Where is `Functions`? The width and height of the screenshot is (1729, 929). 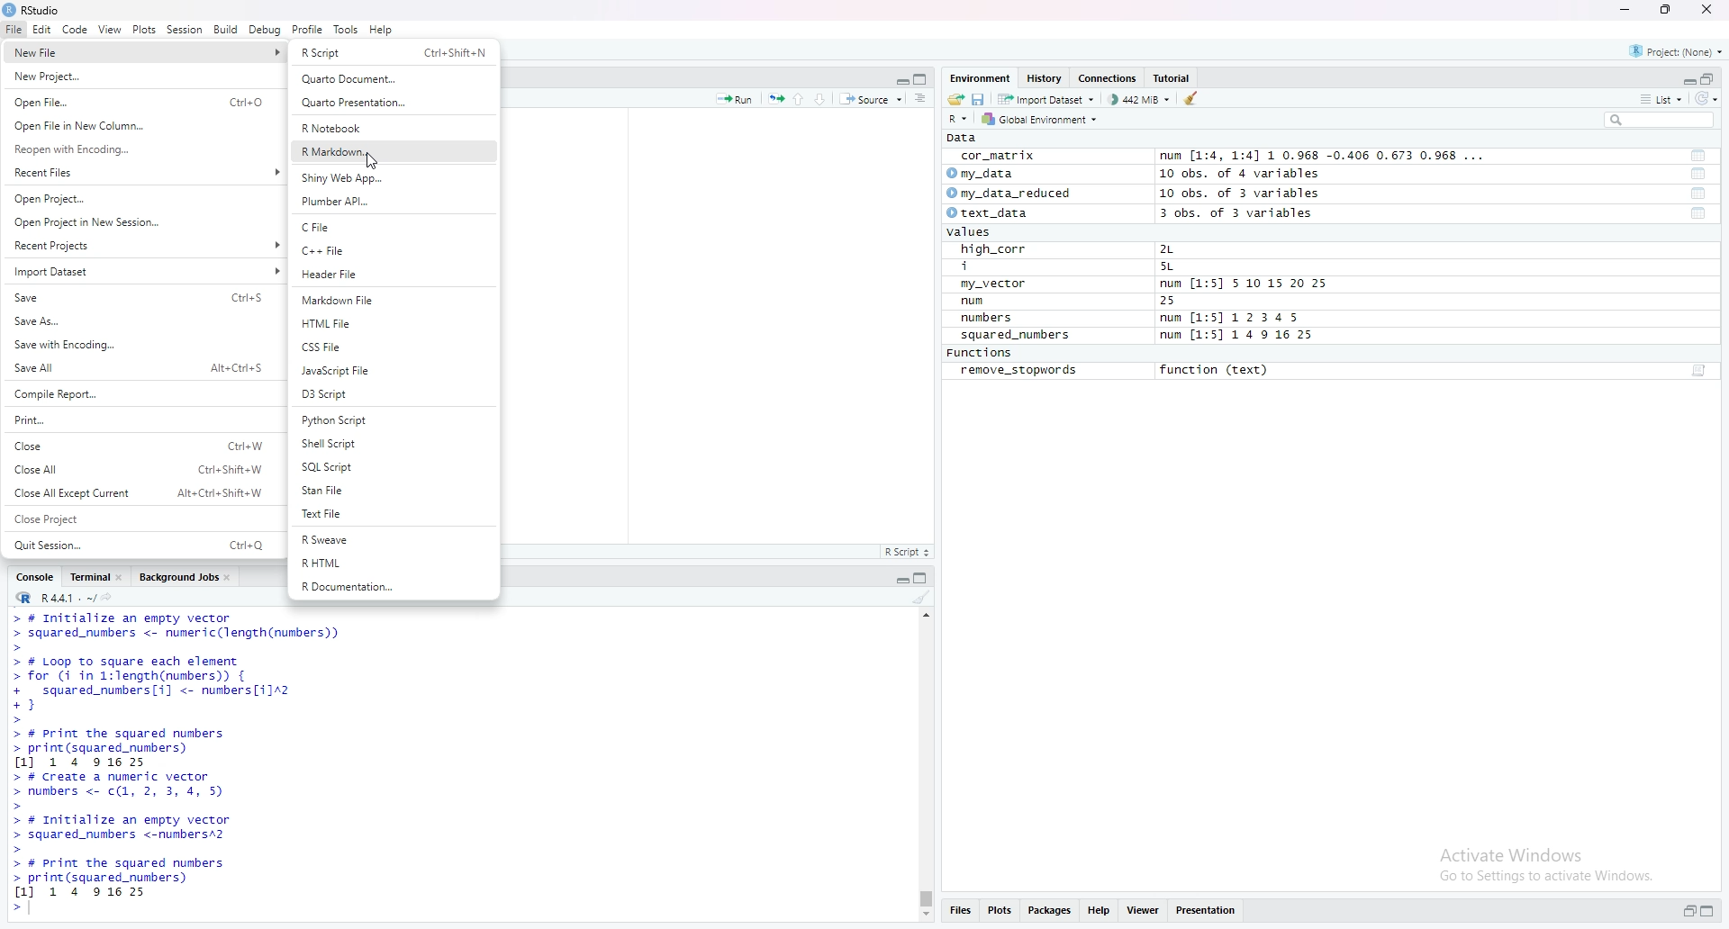
Functions is located at coordinates (980, 352).